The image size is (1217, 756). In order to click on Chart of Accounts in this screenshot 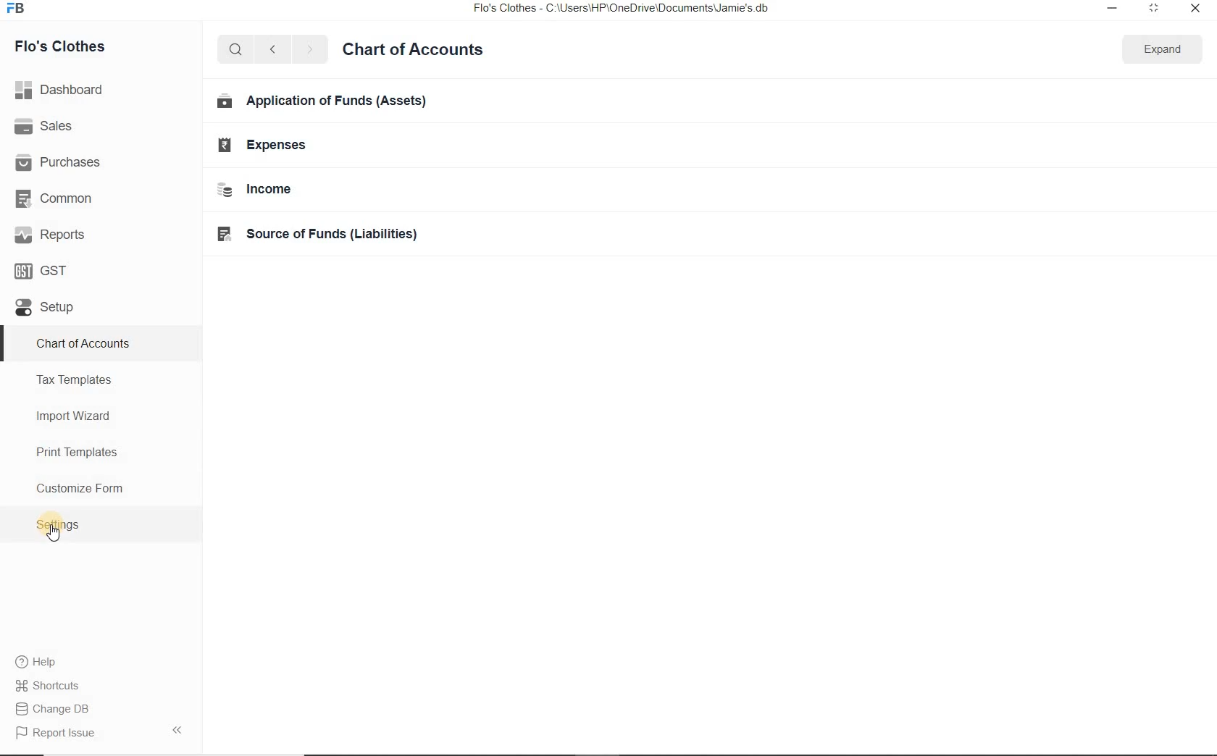, I will do `click(434, 51)`.